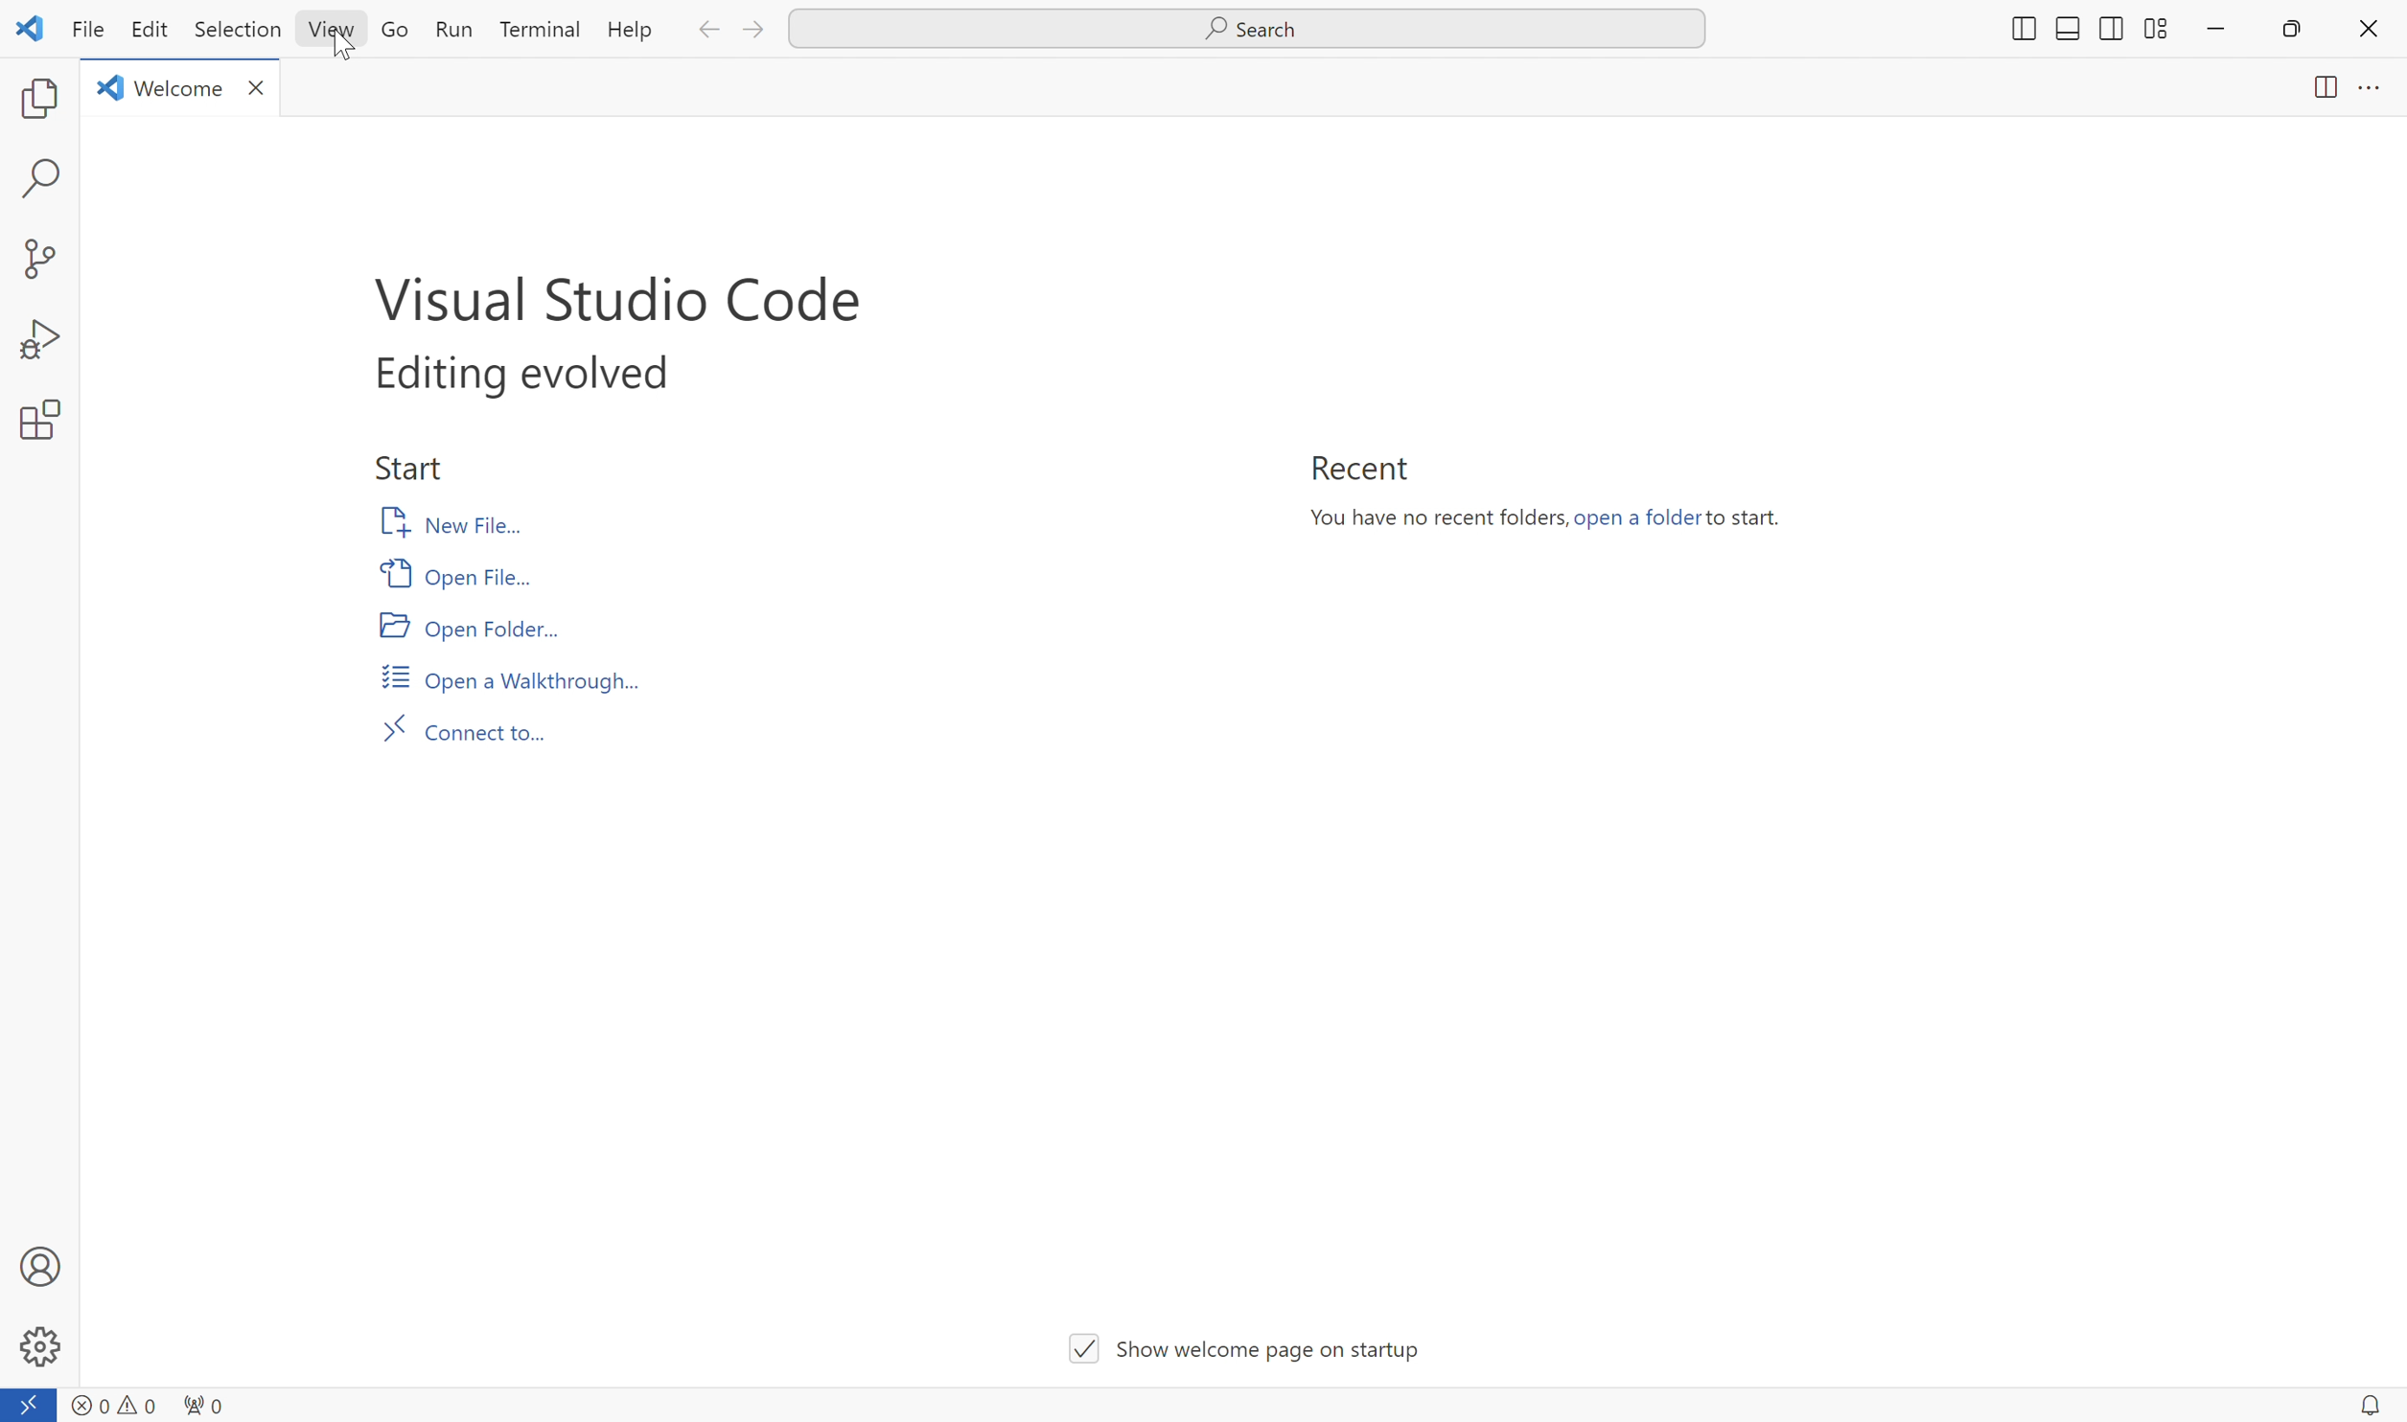  I want to click on Open File, so click(459, 573).